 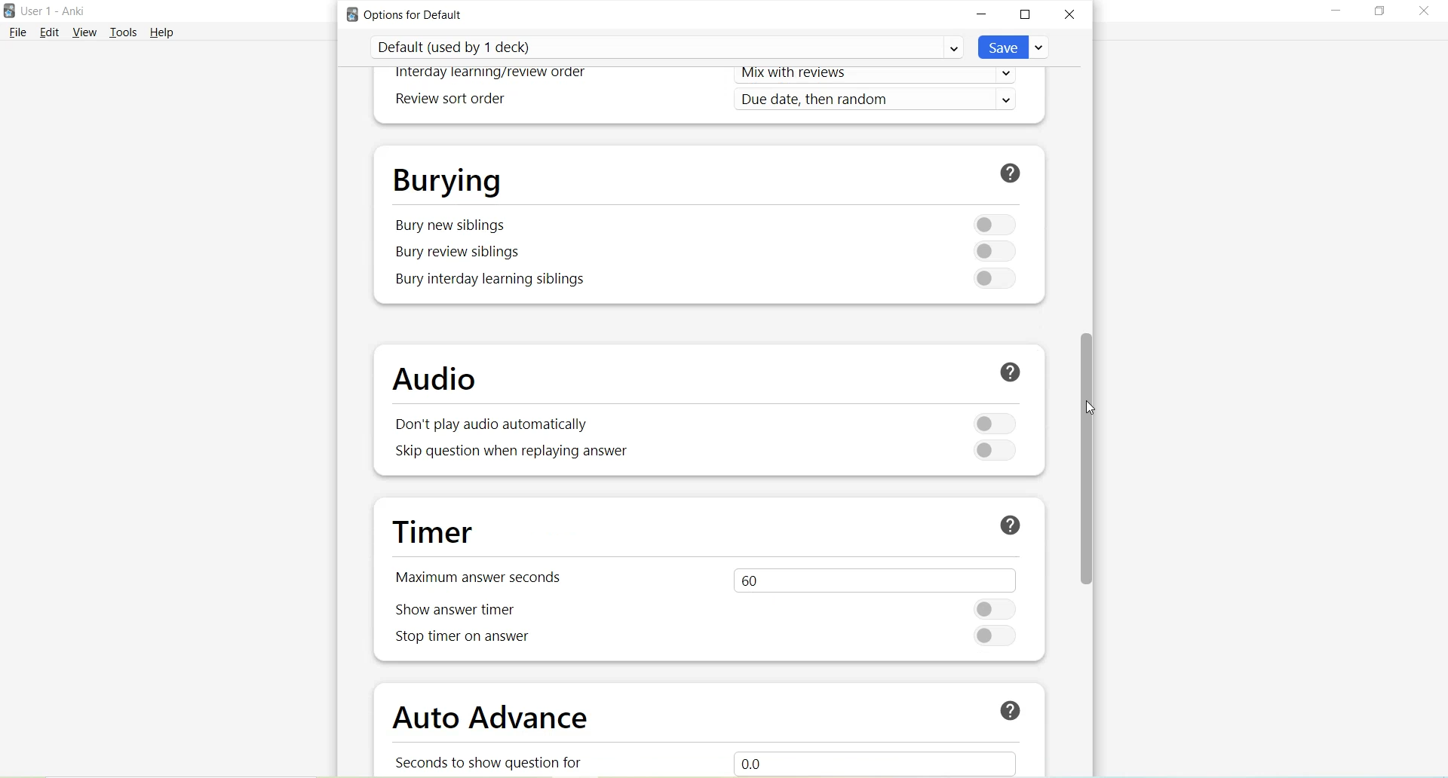 I want to click on Toggle, so click(x=999, y=608).